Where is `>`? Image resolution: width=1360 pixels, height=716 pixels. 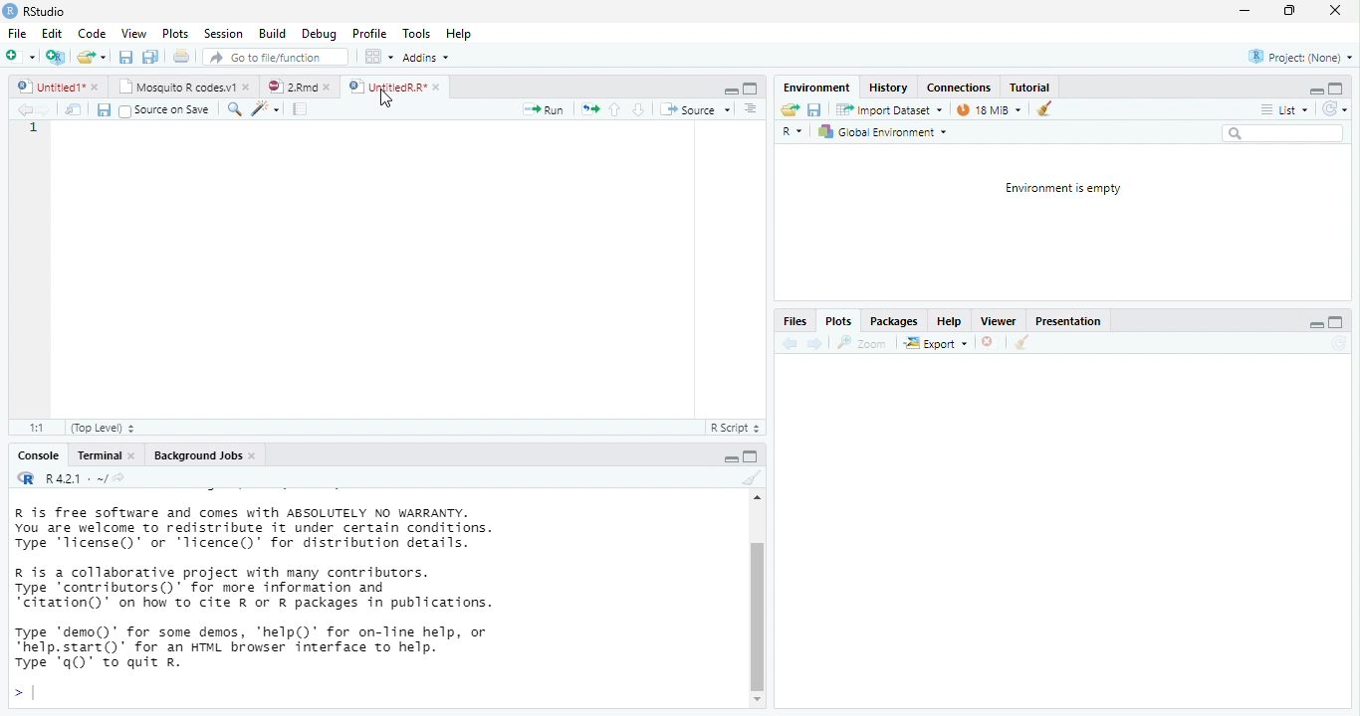 > is located at coordinates (23, 694).